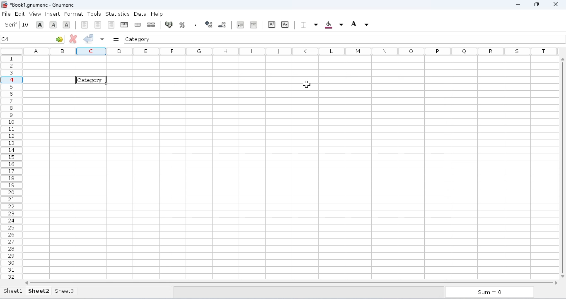 The height and width of the screenshot is (299, 566). I want to click on statistics, so click(117, 14).